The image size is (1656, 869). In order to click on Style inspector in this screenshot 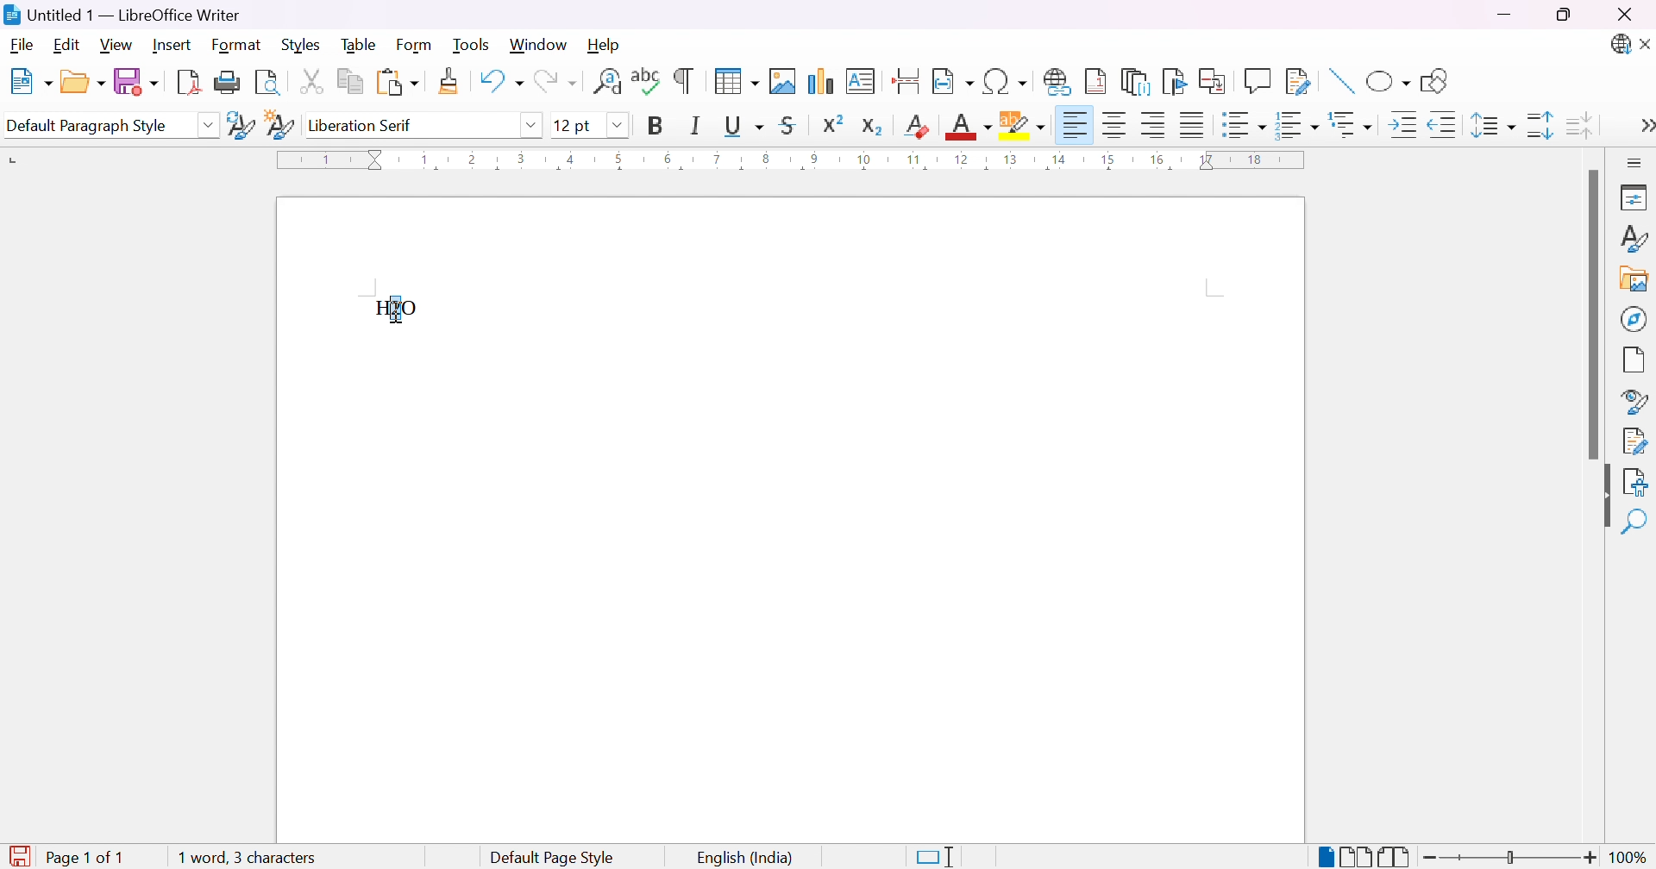, I will do `click(1634, 403)`.